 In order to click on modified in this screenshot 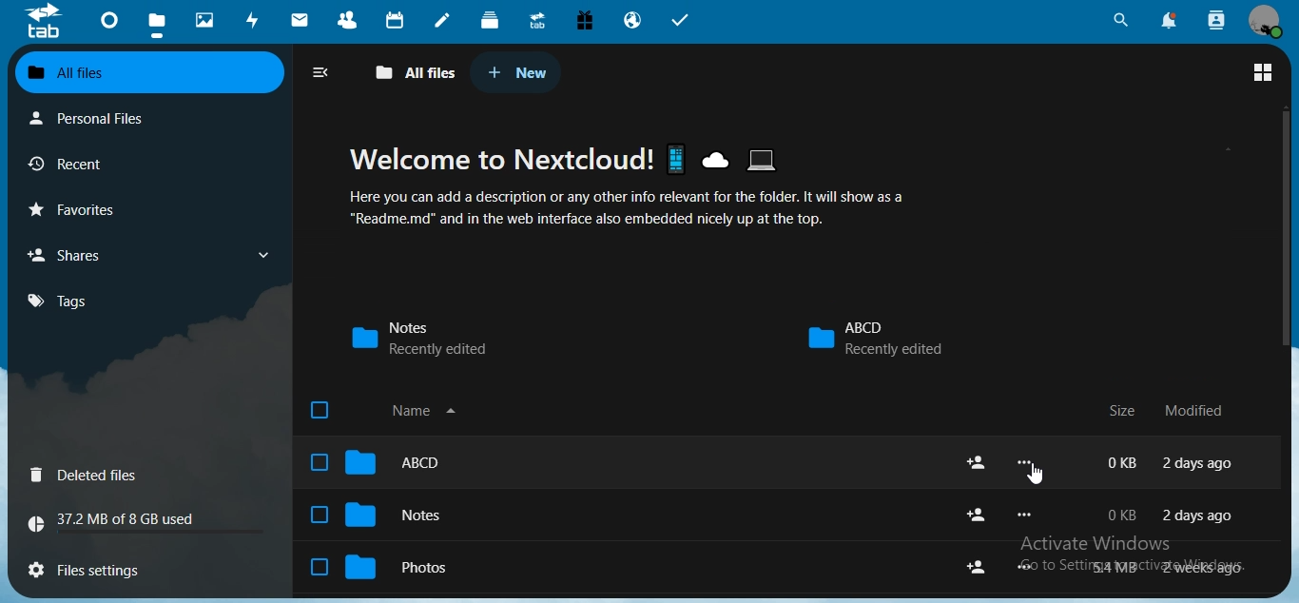, I will do `click(1202, 410)`.